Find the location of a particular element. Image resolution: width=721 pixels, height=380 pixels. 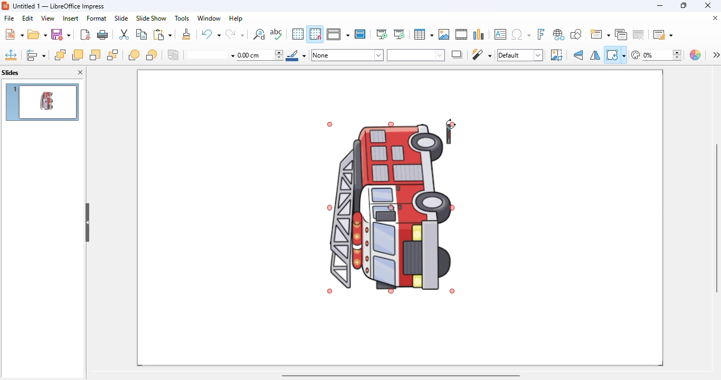

insert image is located at coordinates (444, 34).